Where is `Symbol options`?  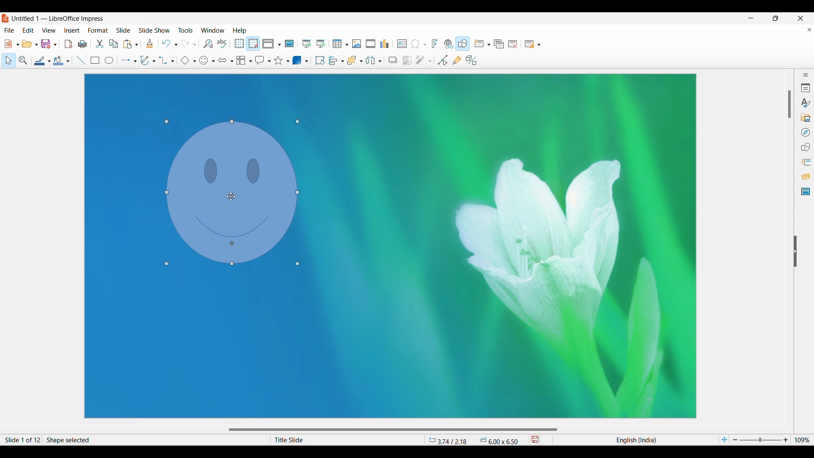 Symbol options is located at coordinates (213, 61).